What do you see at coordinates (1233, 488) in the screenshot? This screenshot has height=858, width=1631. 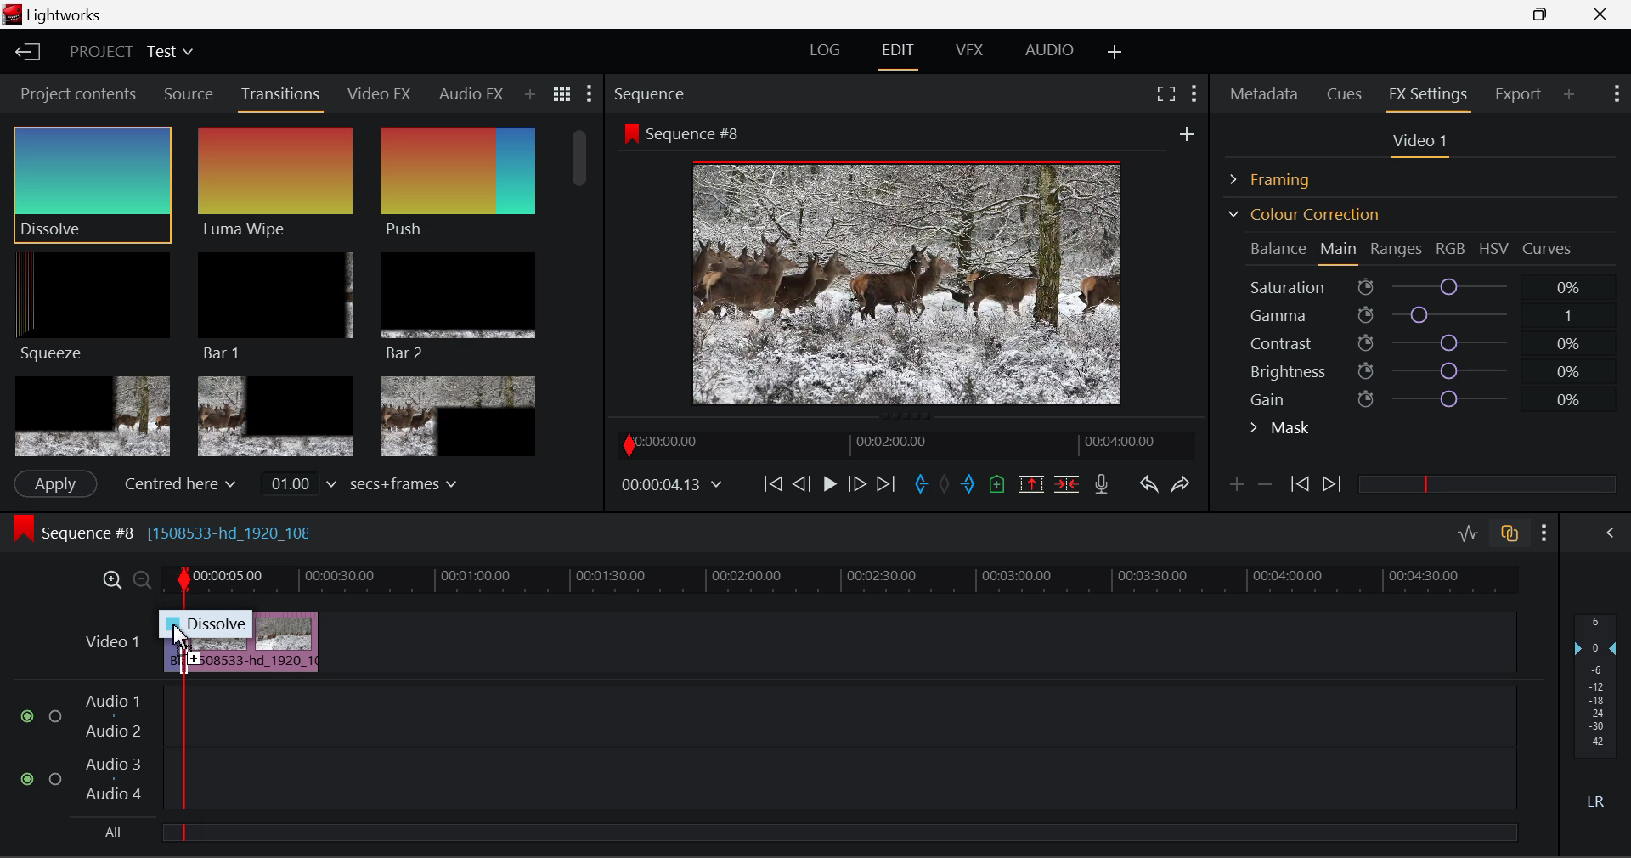 I see `Add keyframe` at bounding box center [1233, 488].